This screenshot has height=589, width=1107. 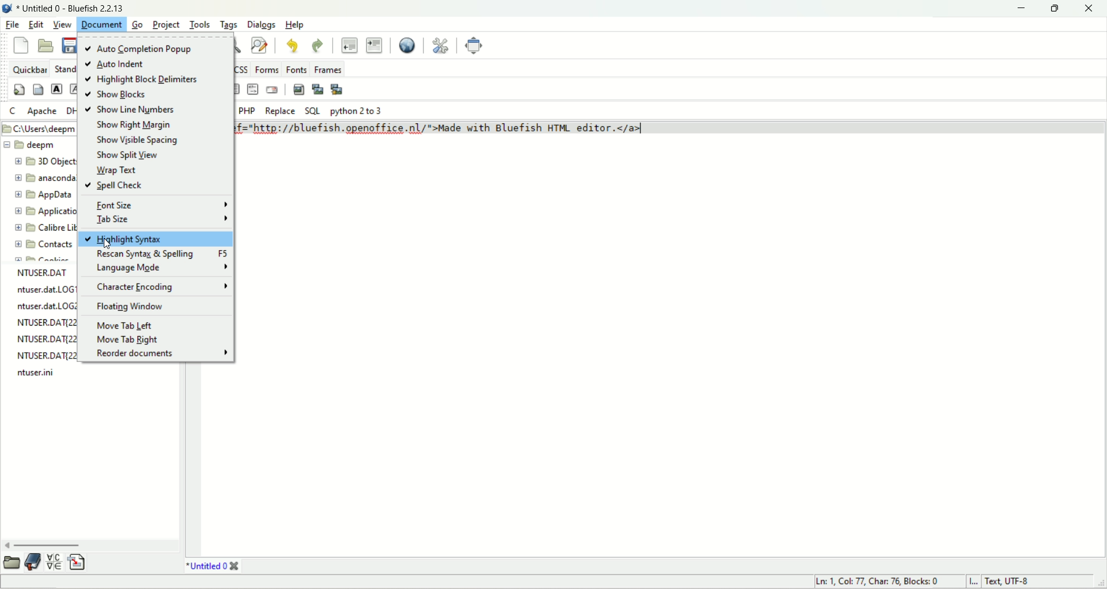 What do you see at coordinates (45, 161) in the screenshot?
I see `3D object` at bounding box center [45, 161].